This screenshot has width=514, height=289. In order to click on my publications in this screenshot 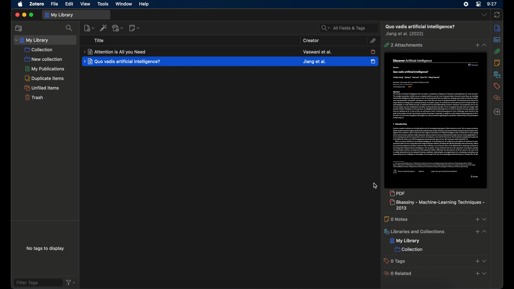, I will do `click(44, 69)`.